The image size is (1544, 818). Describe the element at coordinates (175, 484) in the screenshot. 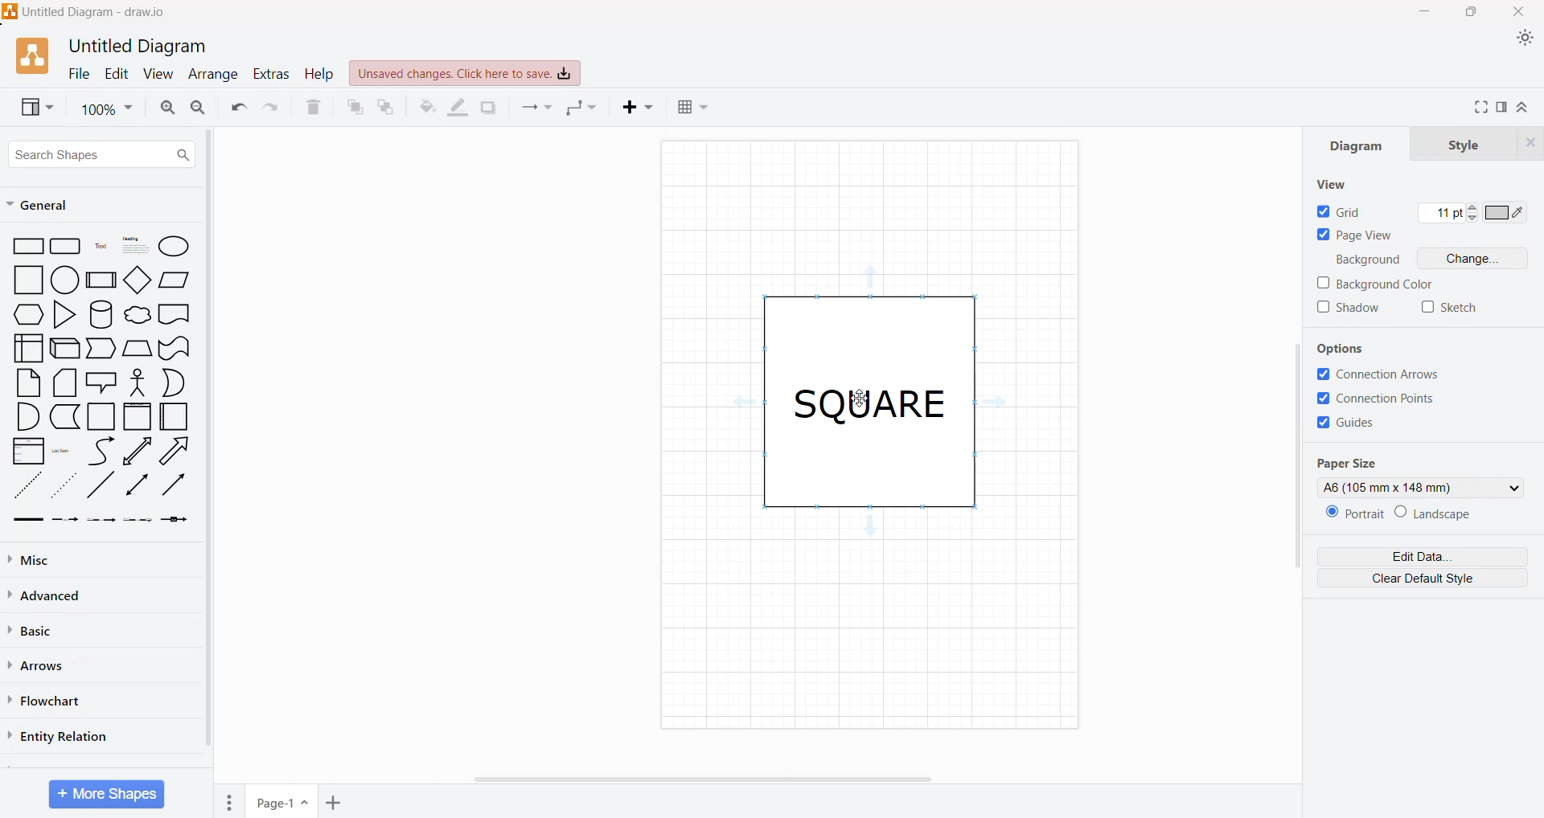

I see `Rightward Thick Arrow` at that location.